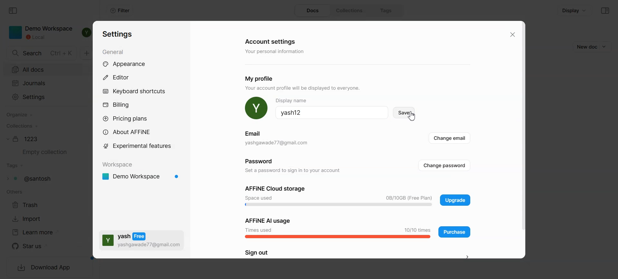  What do you see at coordinates (338, 227) in the screenshot?
I see `Affine AI Usage ` at bounding box center [338, 227].